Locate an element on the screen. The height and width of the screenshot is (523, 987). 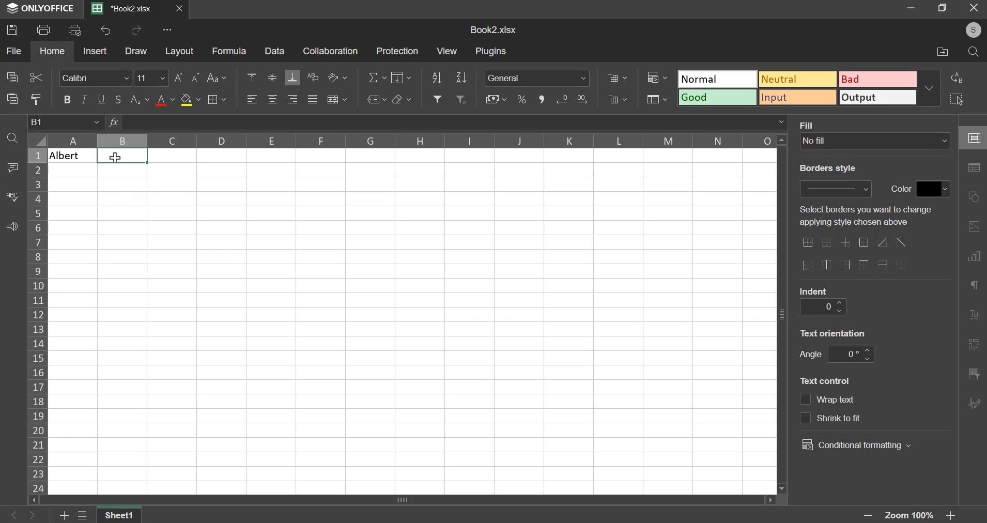
current sheet is located at coordinates (126, 9).